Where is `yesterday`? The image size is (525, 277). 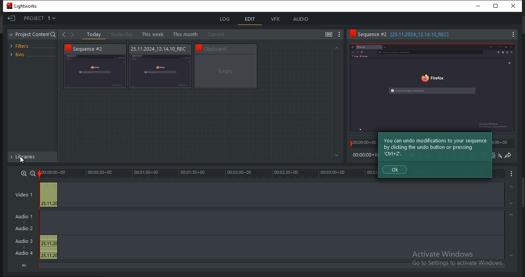 yesterday is located at coordinates (121, 34).